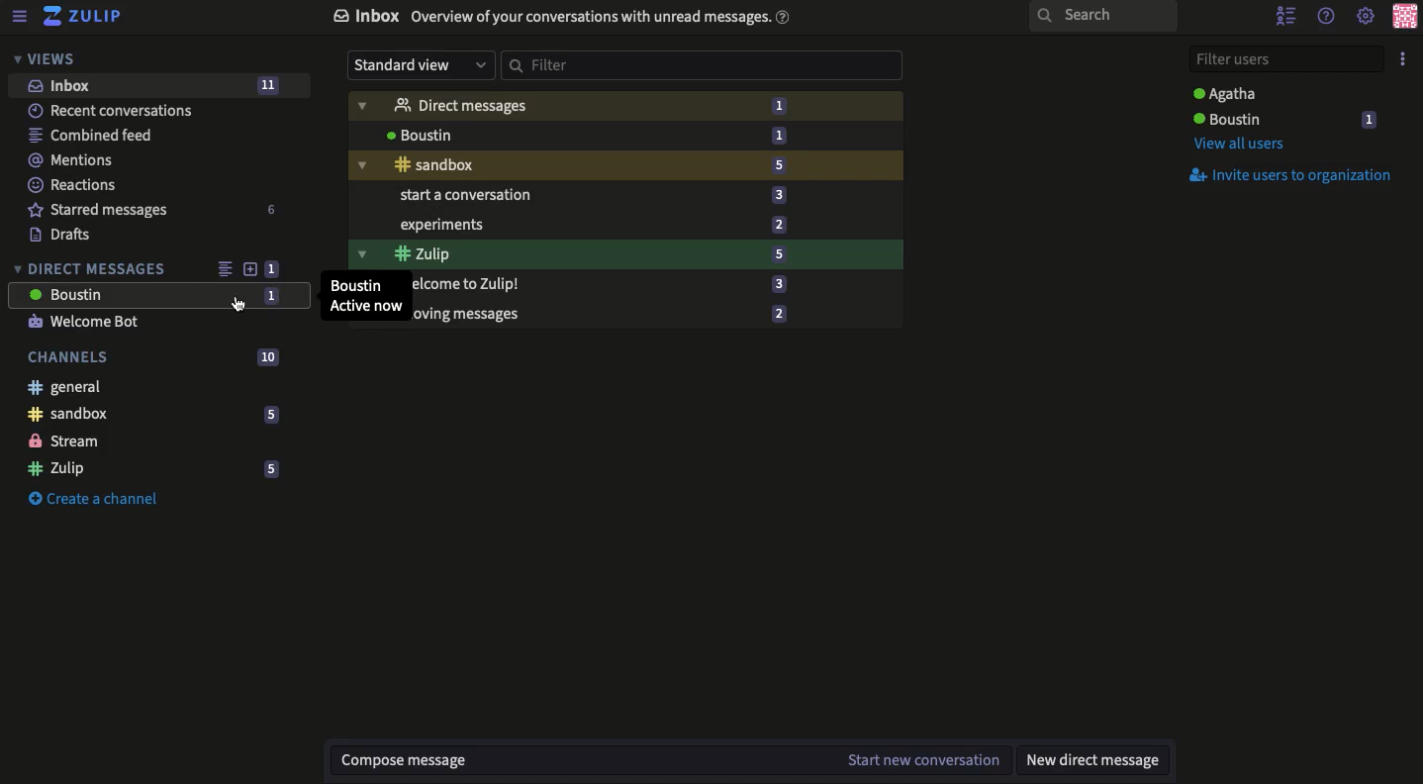 This screenshot has width=1423, height=784. What do you see at coordinates (1366, 17) in the screenshot?
I see `Settings` at bounding box center [1366, 17].